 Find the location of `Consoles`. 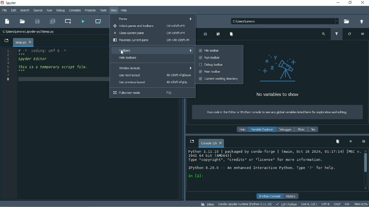

Consoles is located at coordinates (74, 10).